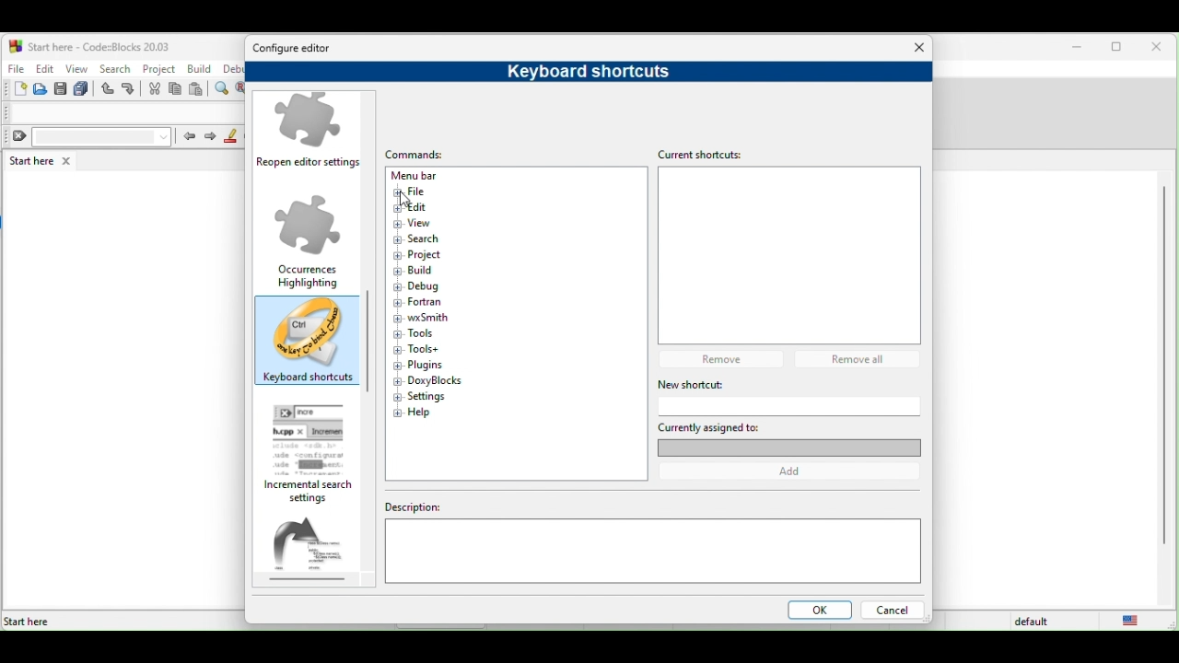 The image size is (1179, 663). Describe the element at coordinates (188, 135) in the screenshot. I see `prev` at that location.